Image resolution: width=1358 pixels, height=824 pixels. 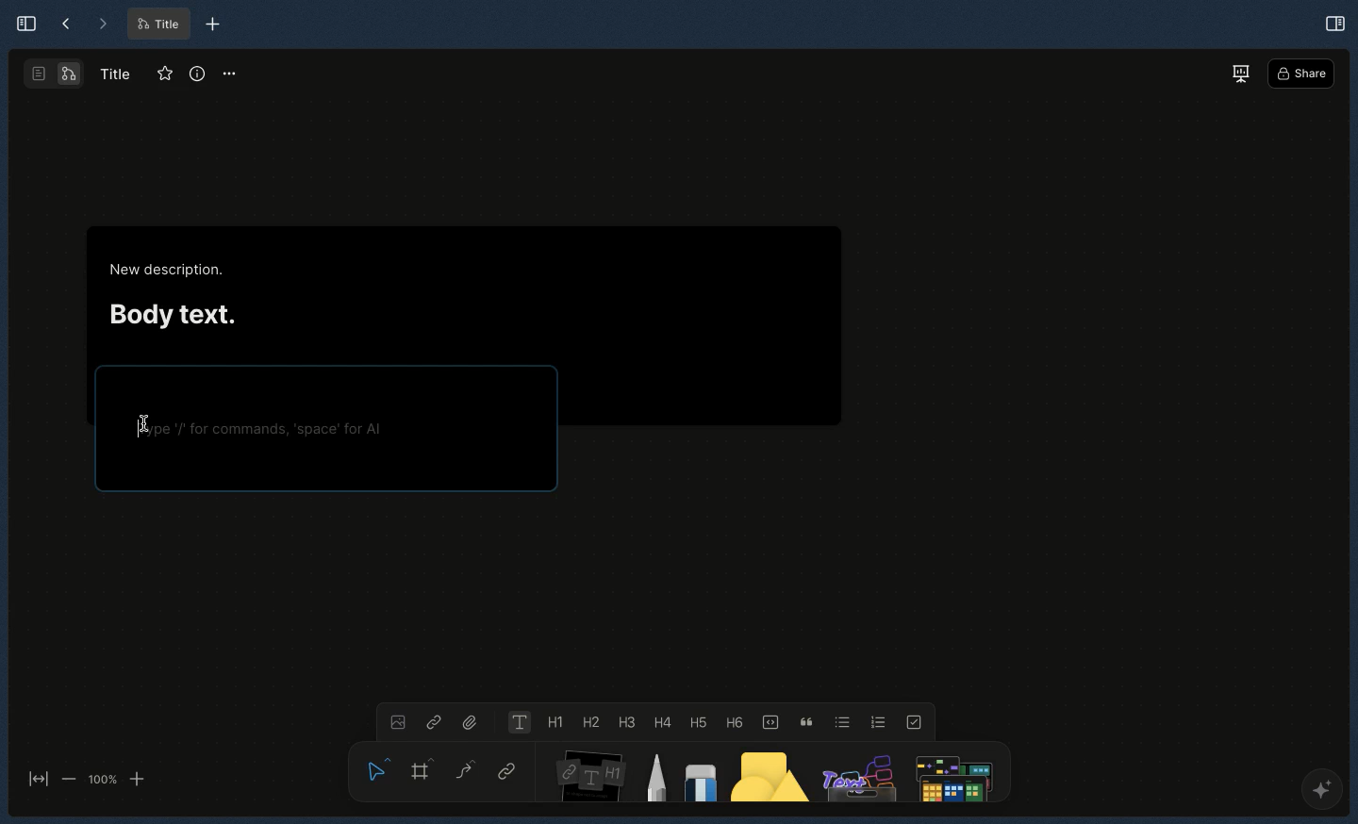 What do you see at coordinates (213, 25) in the screenshot?
I see `New tab` at bounding box center [213, 25].